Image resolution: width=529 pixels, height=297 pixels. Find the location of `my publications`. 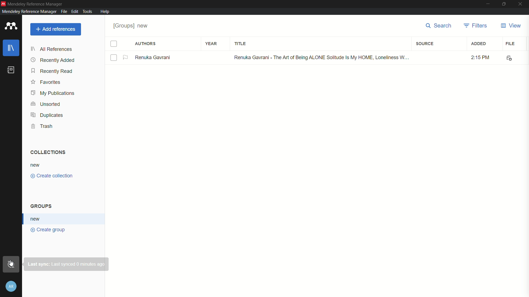

my publications is located at coordinates (53, 93).